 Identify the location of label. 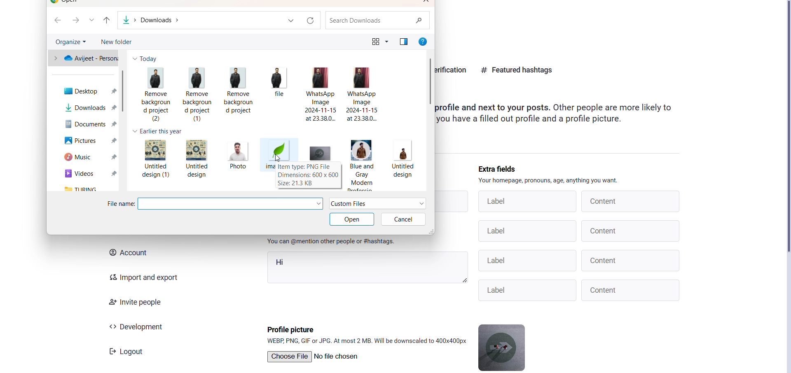
(524, 201).